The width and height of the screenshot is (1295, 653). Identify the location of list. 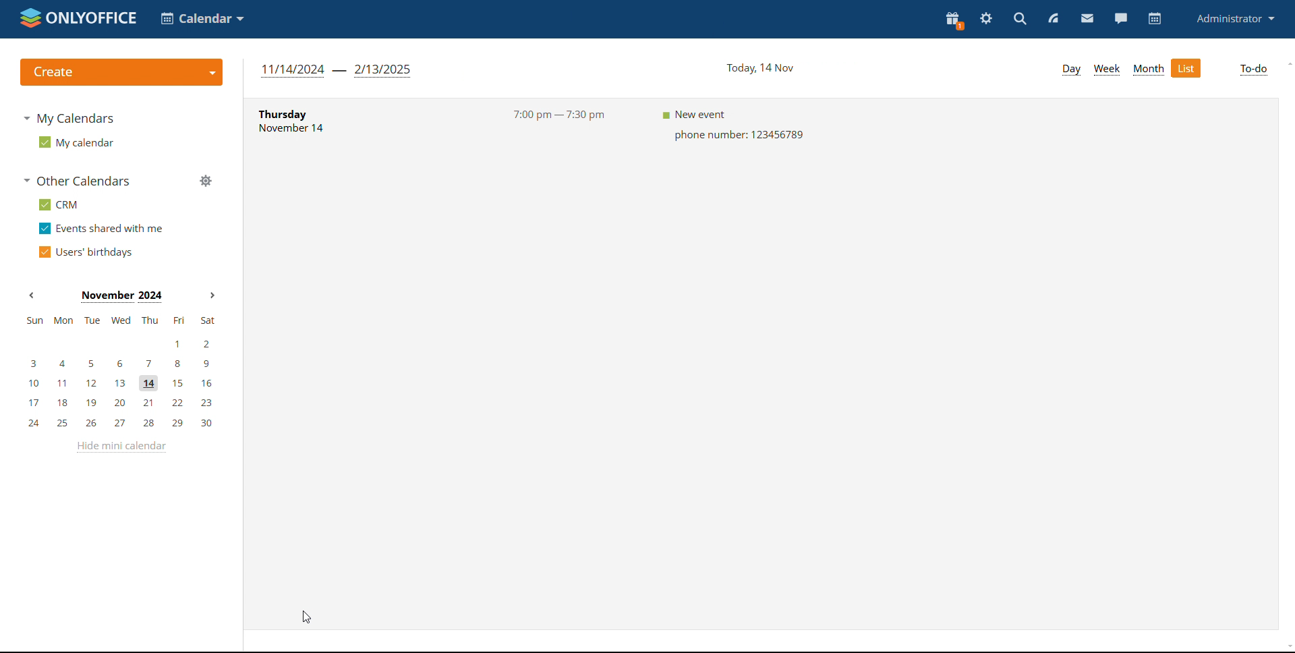
(1190, 67).